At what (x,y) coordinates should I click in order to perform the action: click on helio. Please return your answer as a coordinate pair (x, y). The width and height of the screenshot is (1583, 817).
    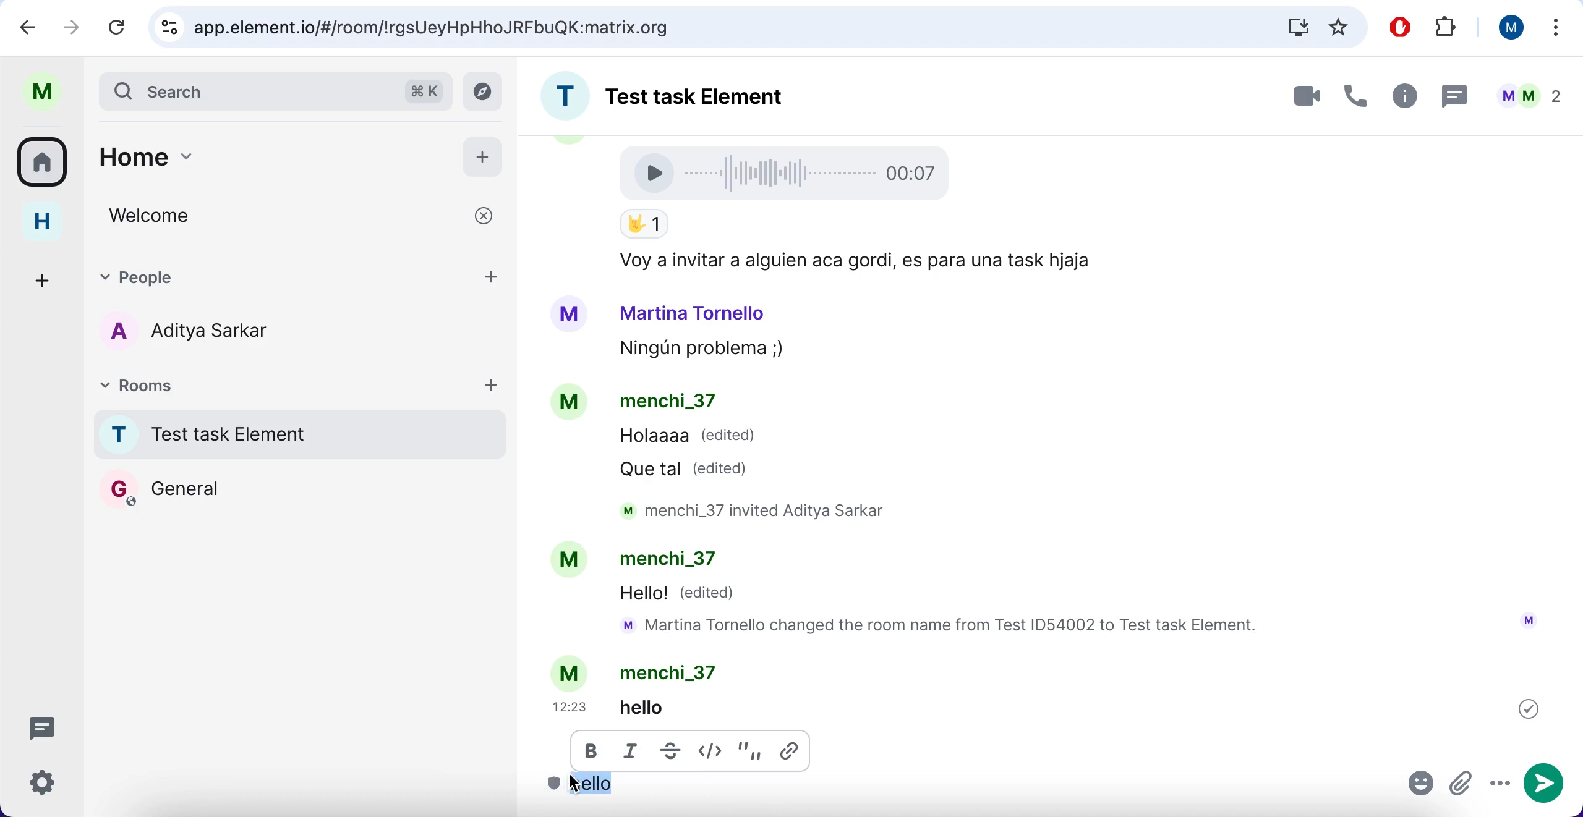
    Looking at the image, I should click on (662, 706).